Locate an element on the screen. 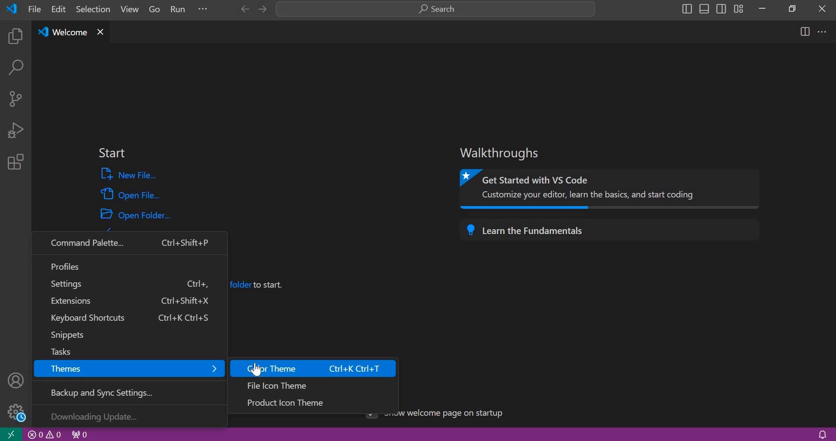  downloading update is located at coordinates (129, 415).